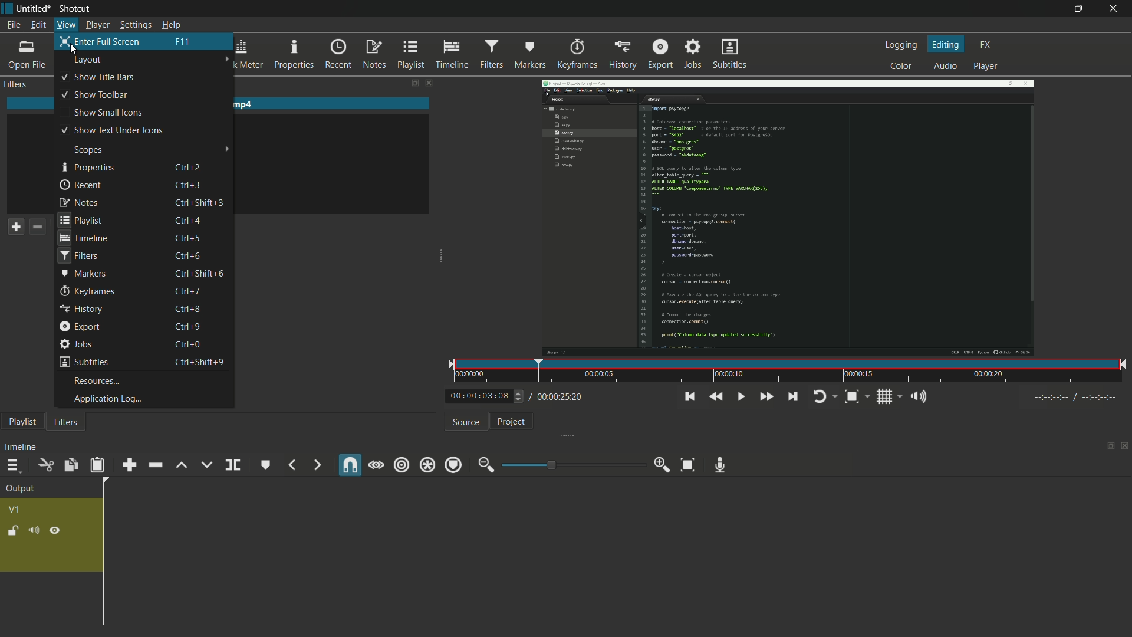  I want to click on previous marker, so click(292, 466).